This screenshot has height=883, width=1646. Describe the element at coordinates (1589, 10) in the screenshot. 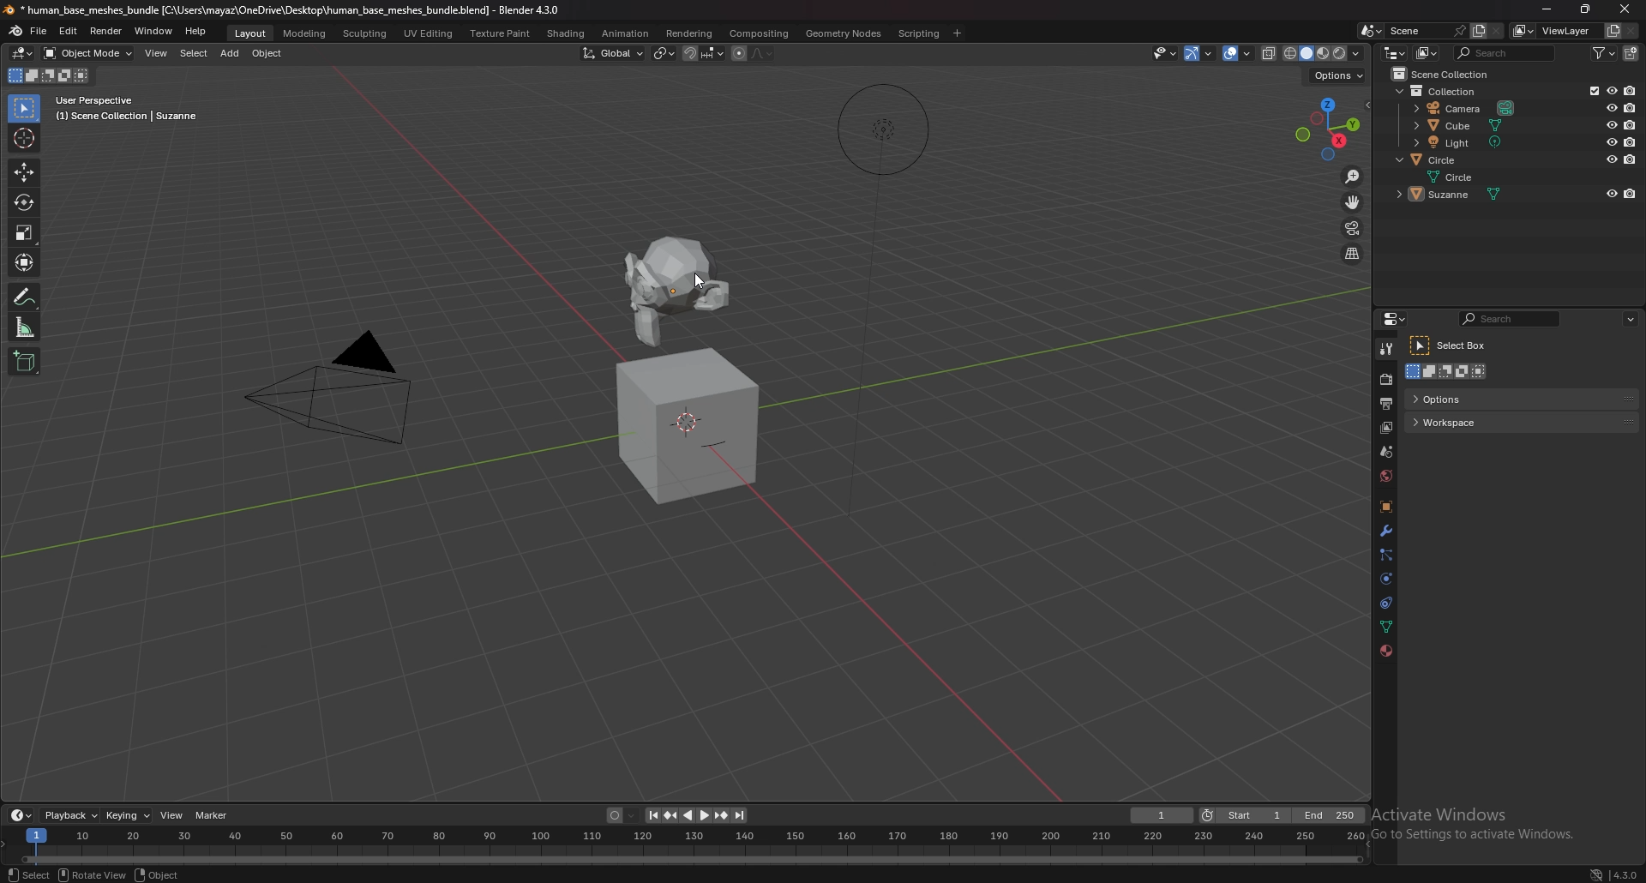

I see `resize` at that location.